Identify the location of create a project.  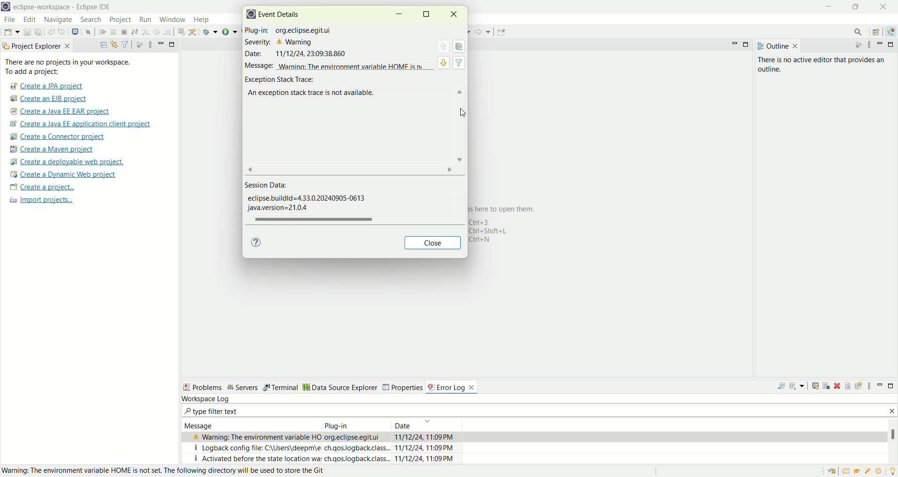
(41, 188).